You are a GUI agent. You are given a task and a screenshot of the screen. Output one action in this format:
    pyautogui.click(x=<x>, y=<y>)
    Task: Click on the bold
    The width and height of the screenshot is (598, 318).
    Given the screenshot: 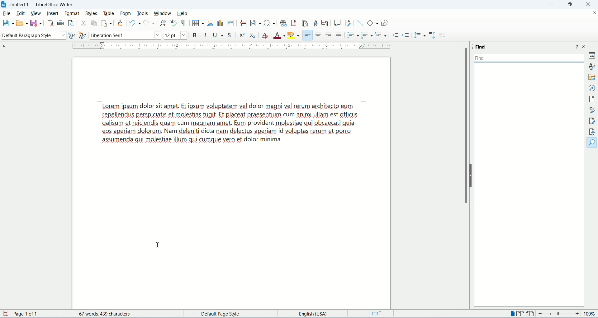 What is the action you would take?
    pyautogui.click(x=193, y=35)
    